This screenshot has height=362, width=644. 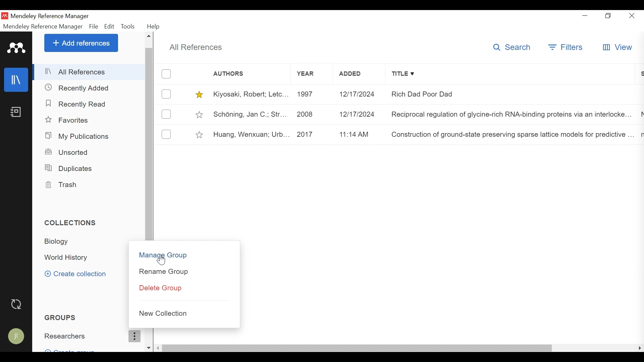 What do you see at coordinates (186, 313) in the screenshot?
I see `New Collection` at bounding box center [186, 313].